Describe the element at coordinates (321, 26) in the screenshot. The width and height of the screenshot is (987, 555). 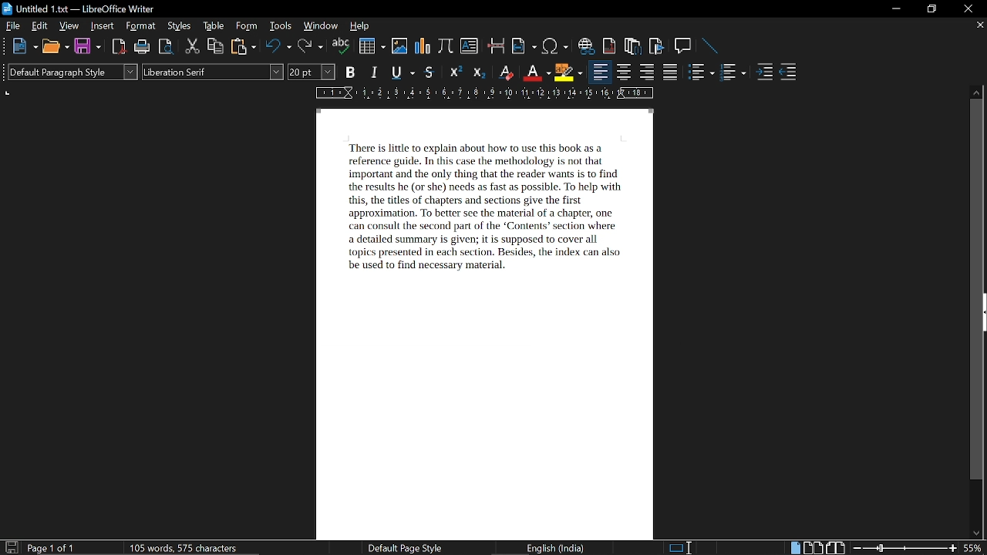
I see `window` at that location.